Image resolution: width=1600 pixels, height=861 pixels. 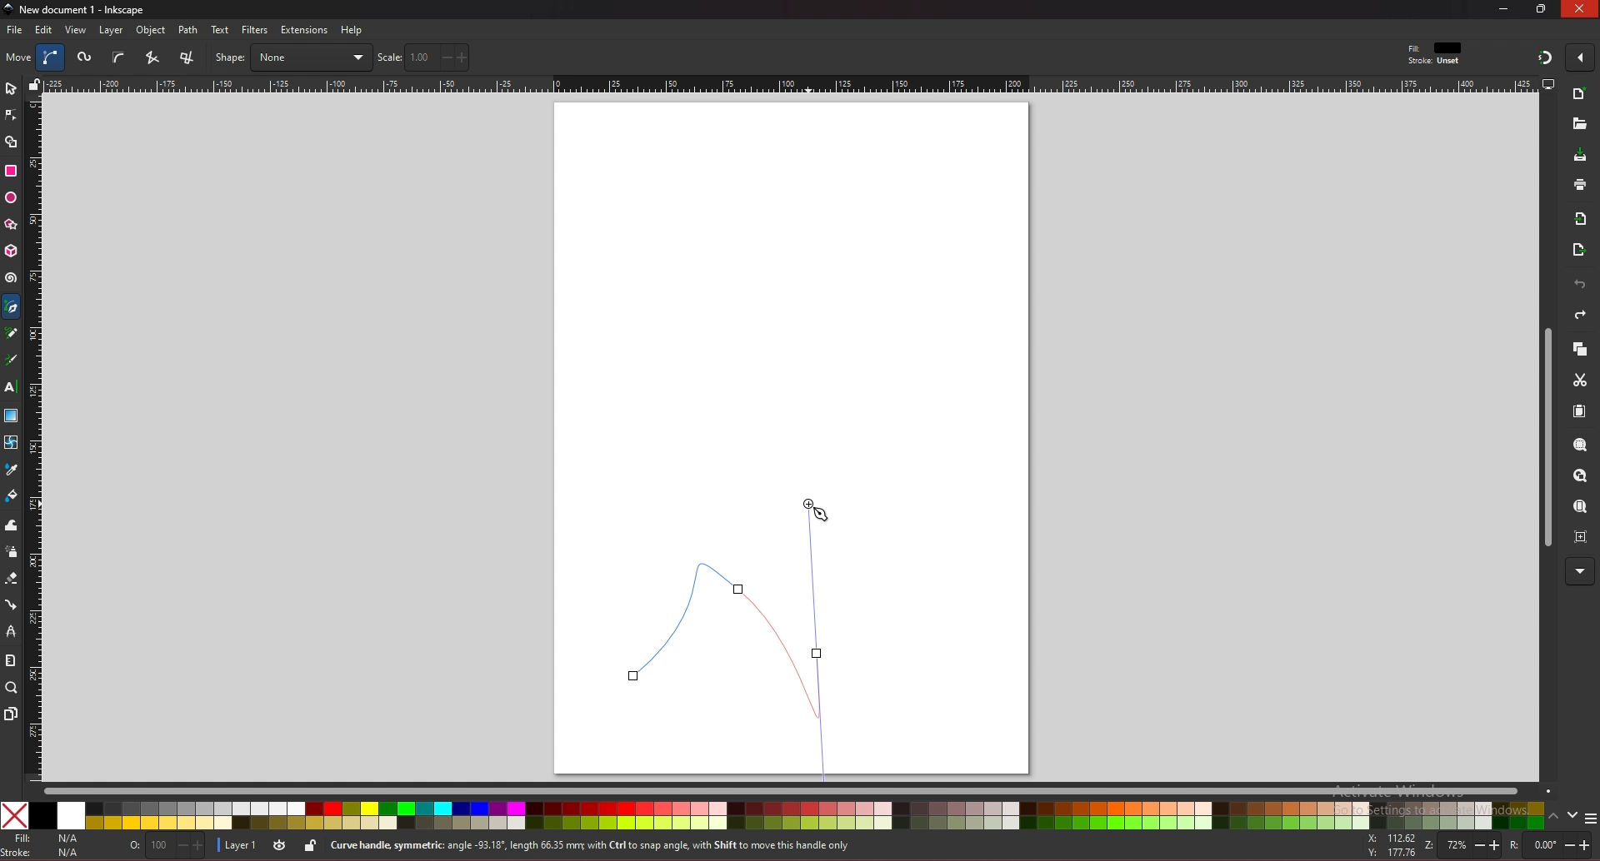 What do you see at coordinates (52, 57) in the screenshot?
I see `bezier curve` at bounding box center [52, 57].